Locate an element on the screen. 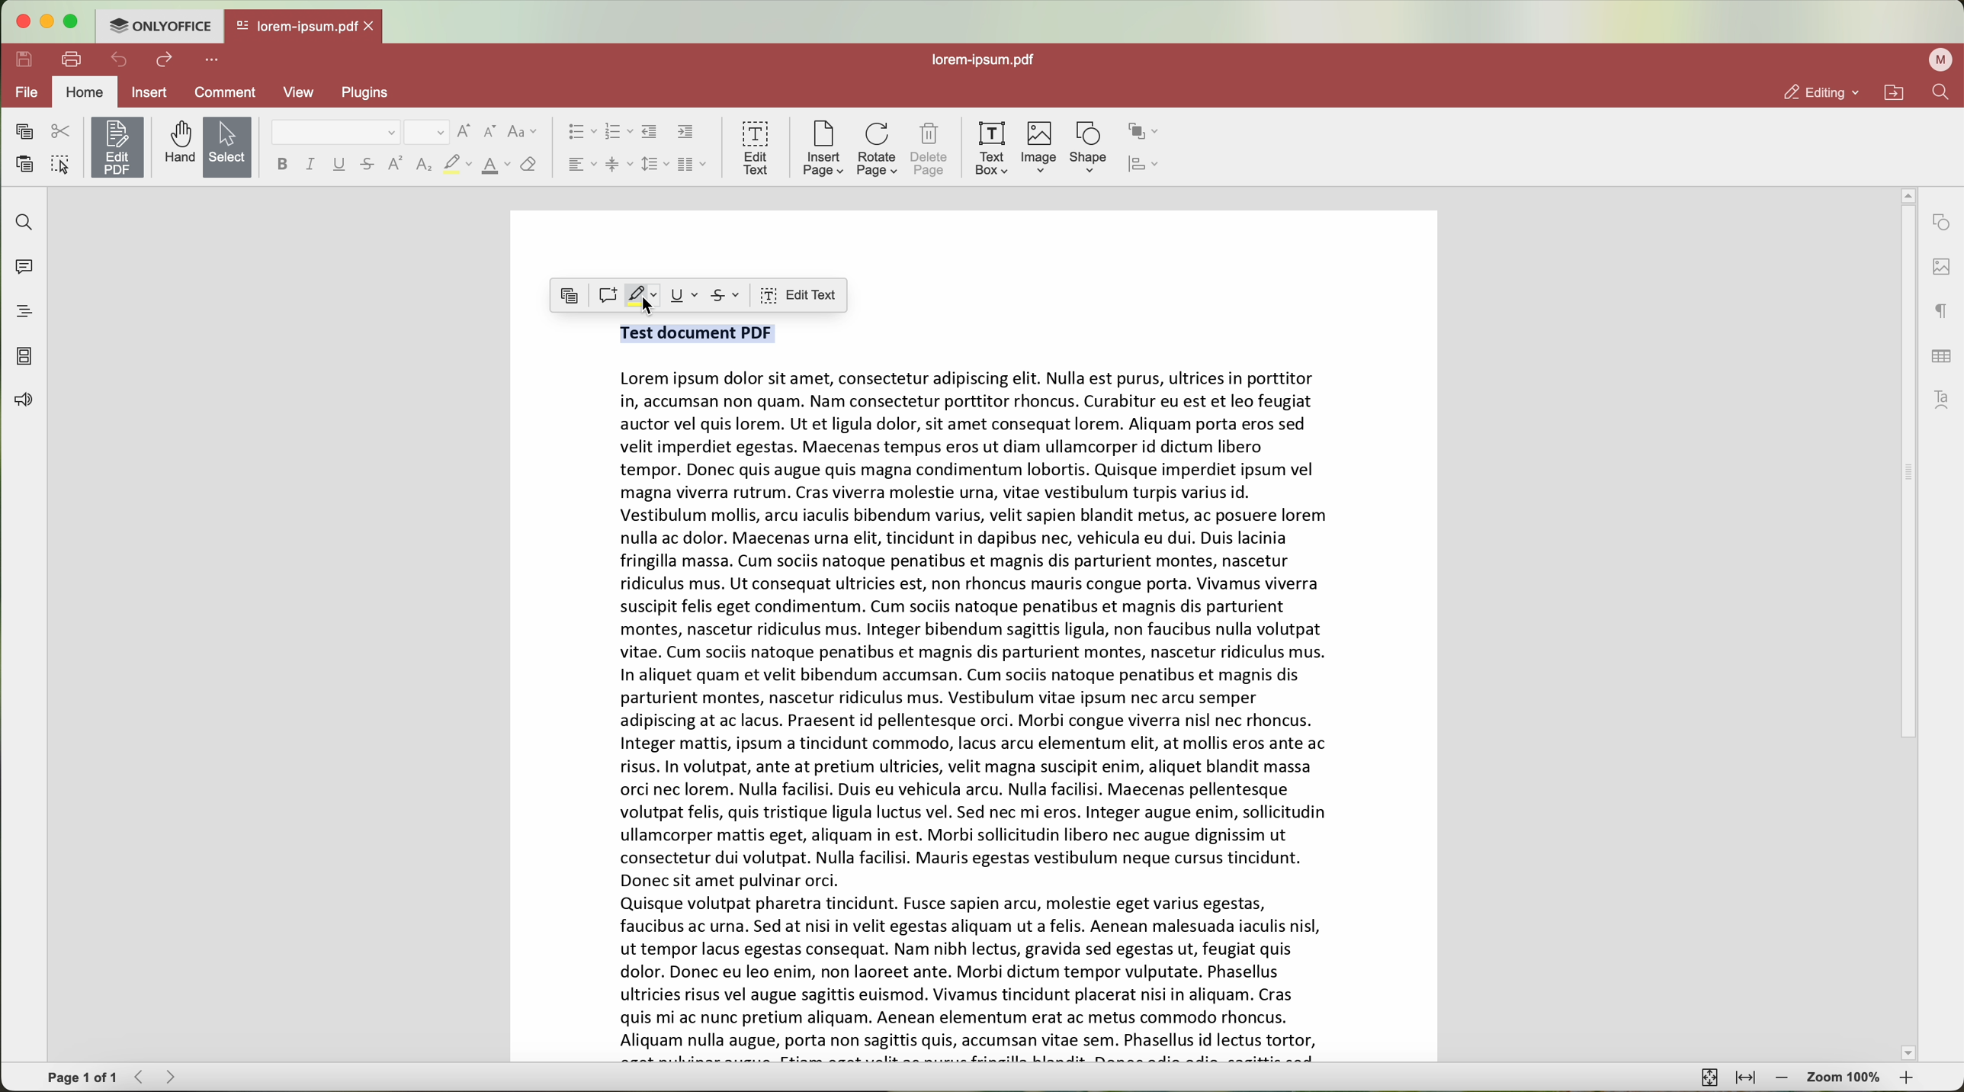  change case is located at coordinates (525, 134).